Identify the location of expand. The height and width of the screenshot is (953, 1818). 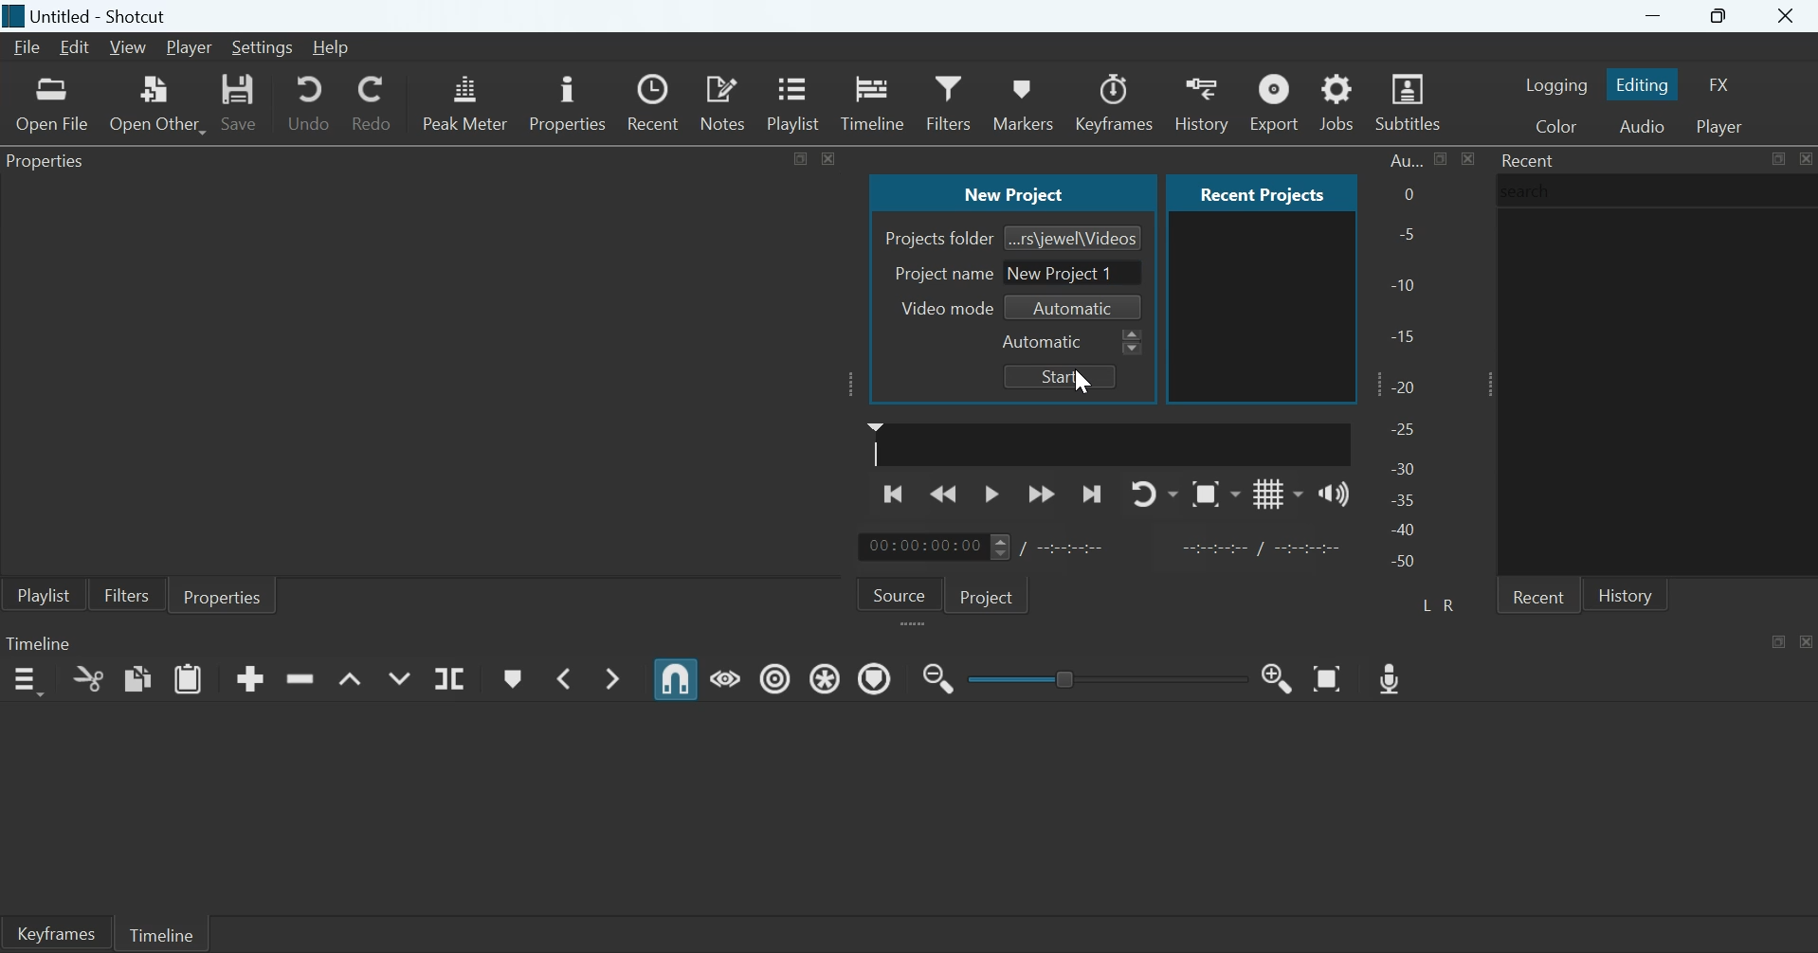
(916, 625).